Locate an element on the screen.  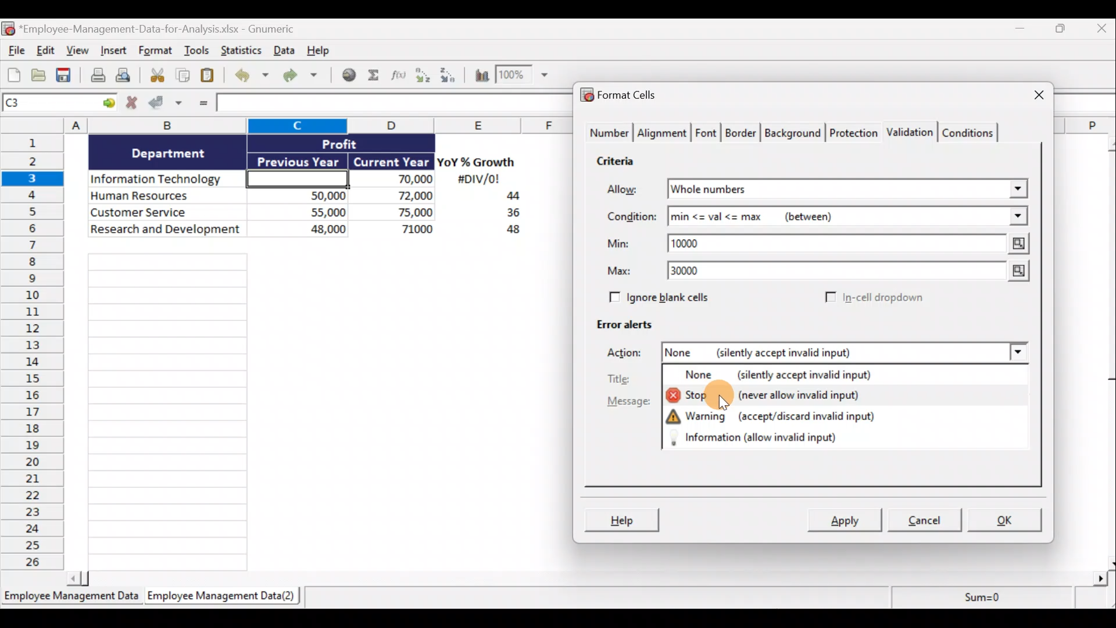
Cancel is located at coordinates (929, 522).